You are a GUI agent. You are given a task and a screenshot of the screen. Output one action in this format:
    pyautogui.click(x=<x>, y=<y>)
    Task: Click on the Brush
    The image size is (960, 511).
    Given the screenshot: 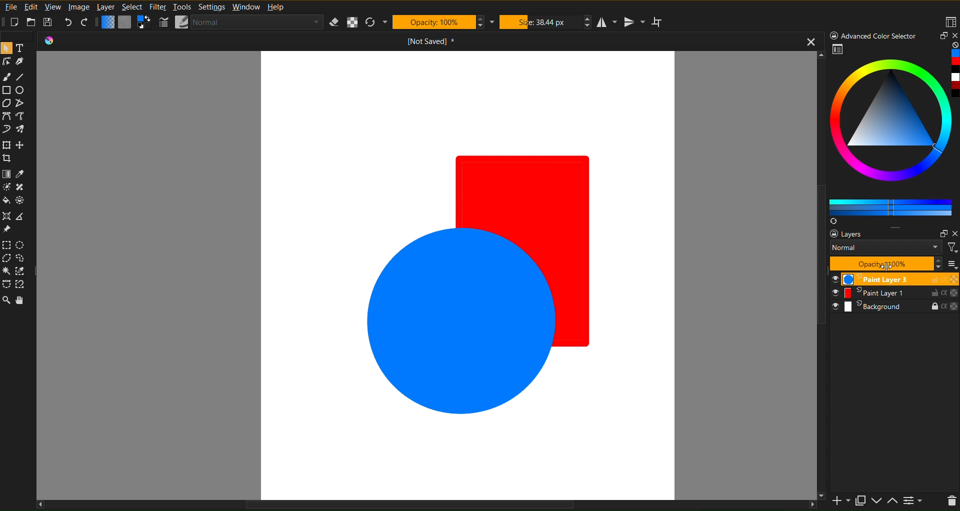 What is the action you would take?
    pyautogui.click(x=8, y=77)
    